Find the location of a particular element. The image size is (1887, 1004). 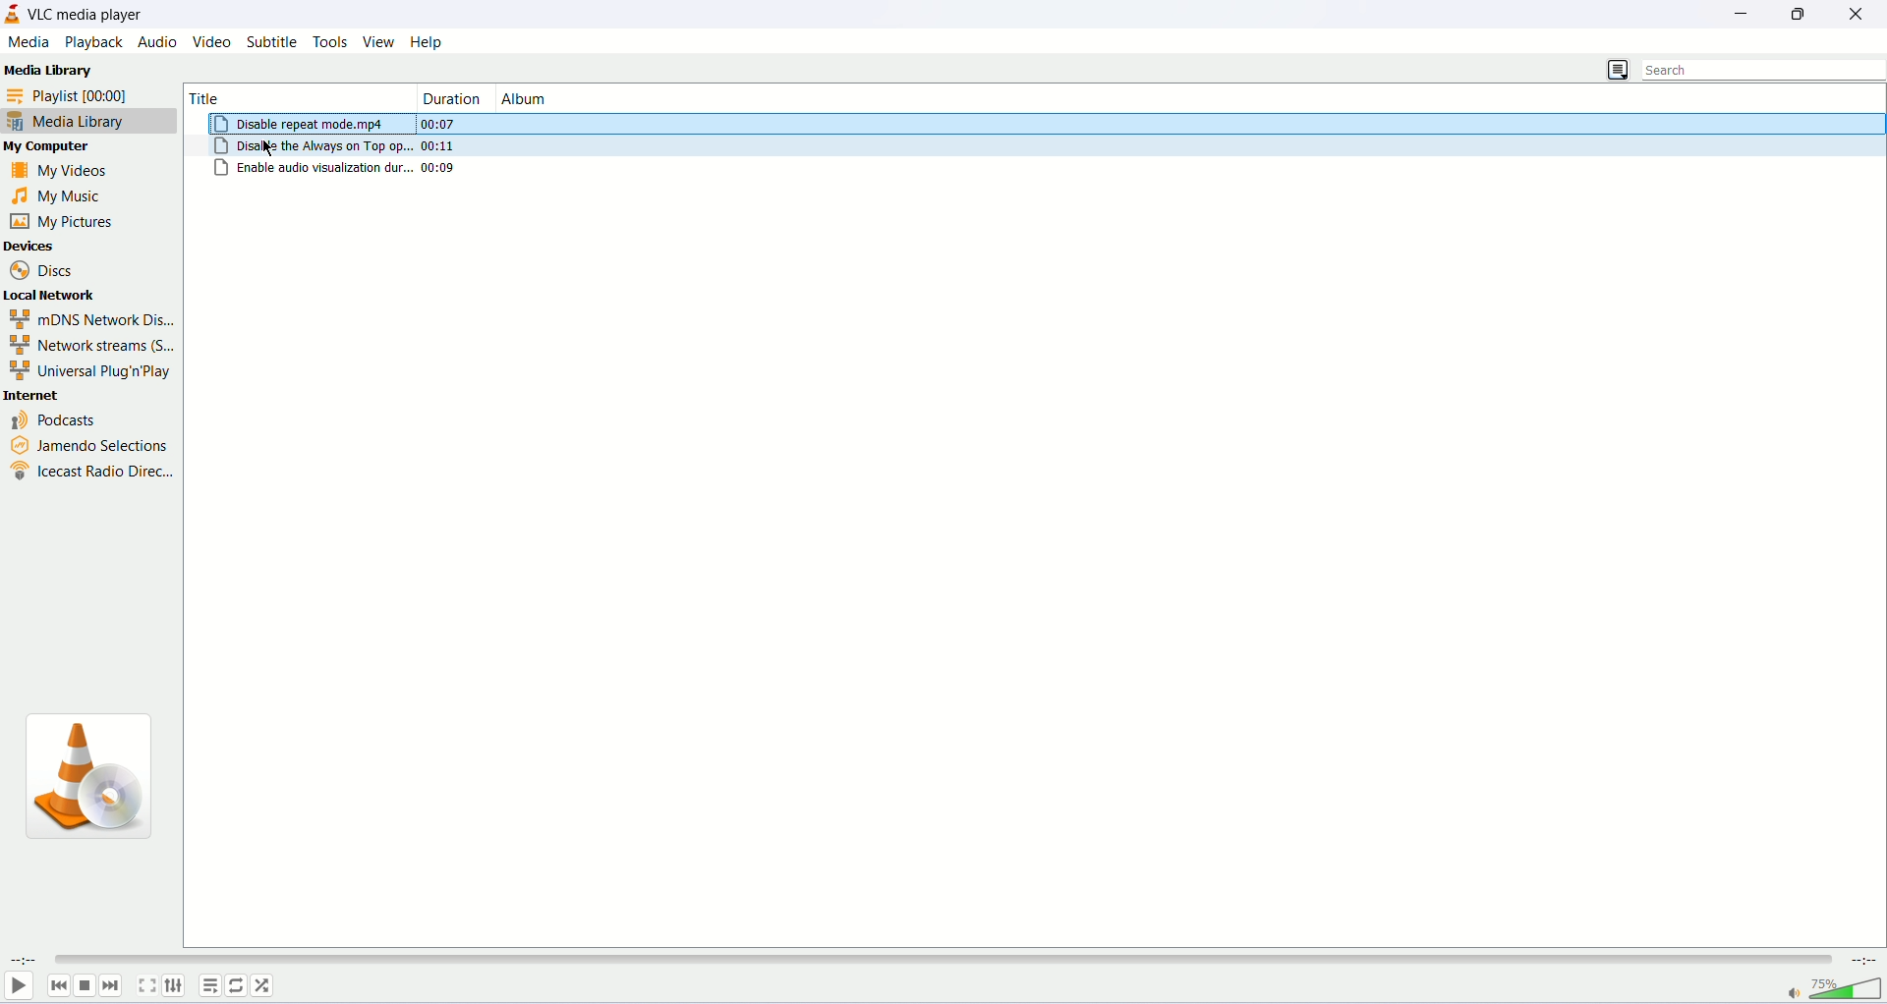

network streams is located at coordinates (90, 346).